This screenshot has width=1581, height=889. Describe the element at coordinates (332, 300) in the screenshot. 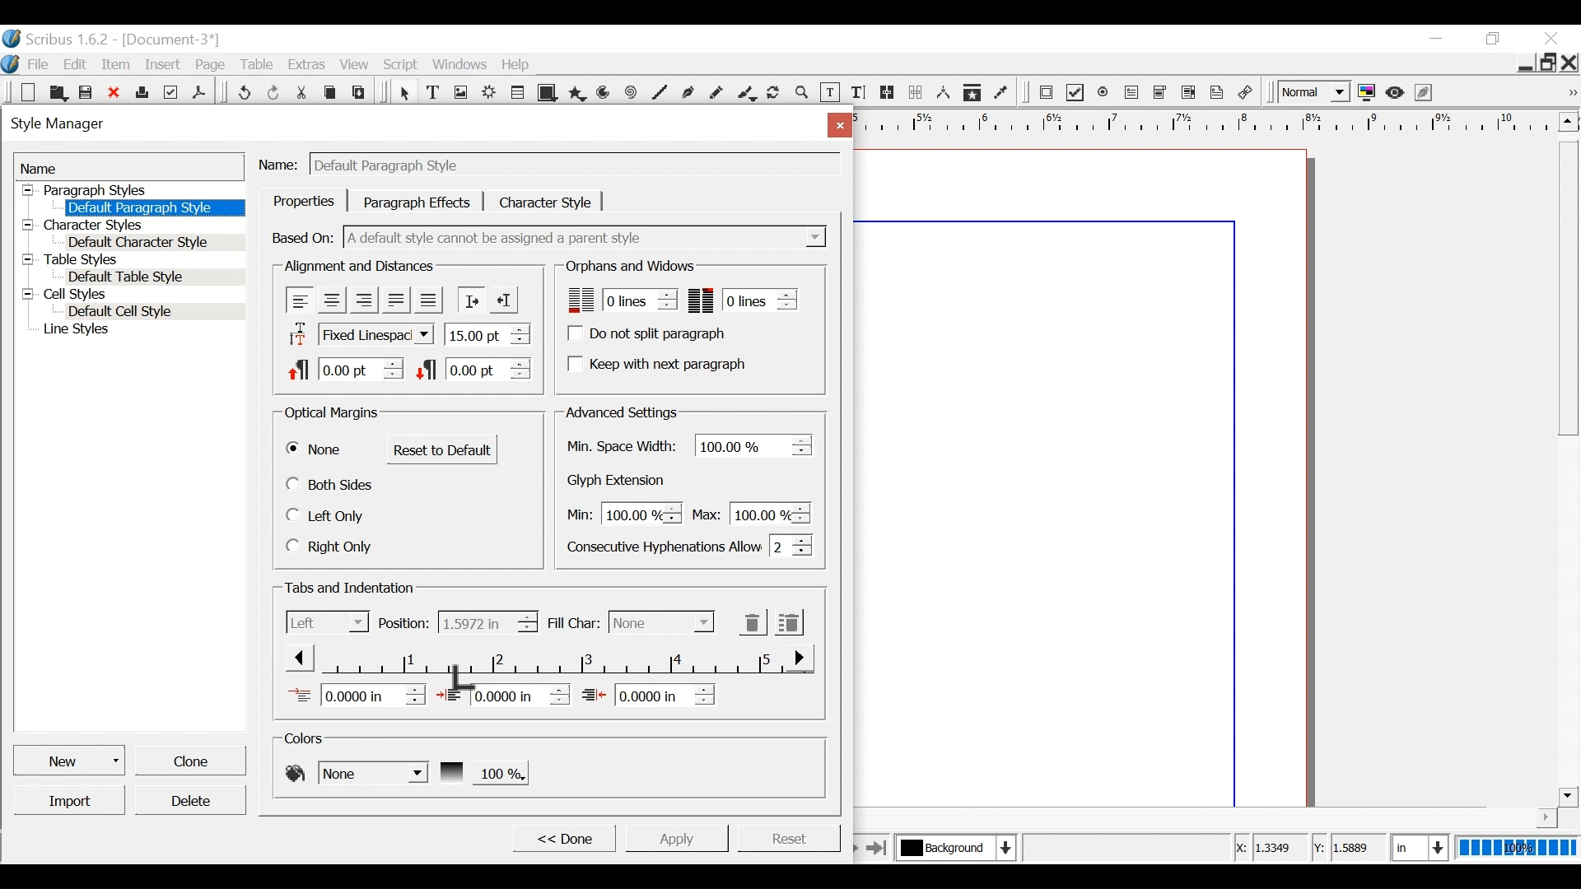

I see `Align Center` at that location.